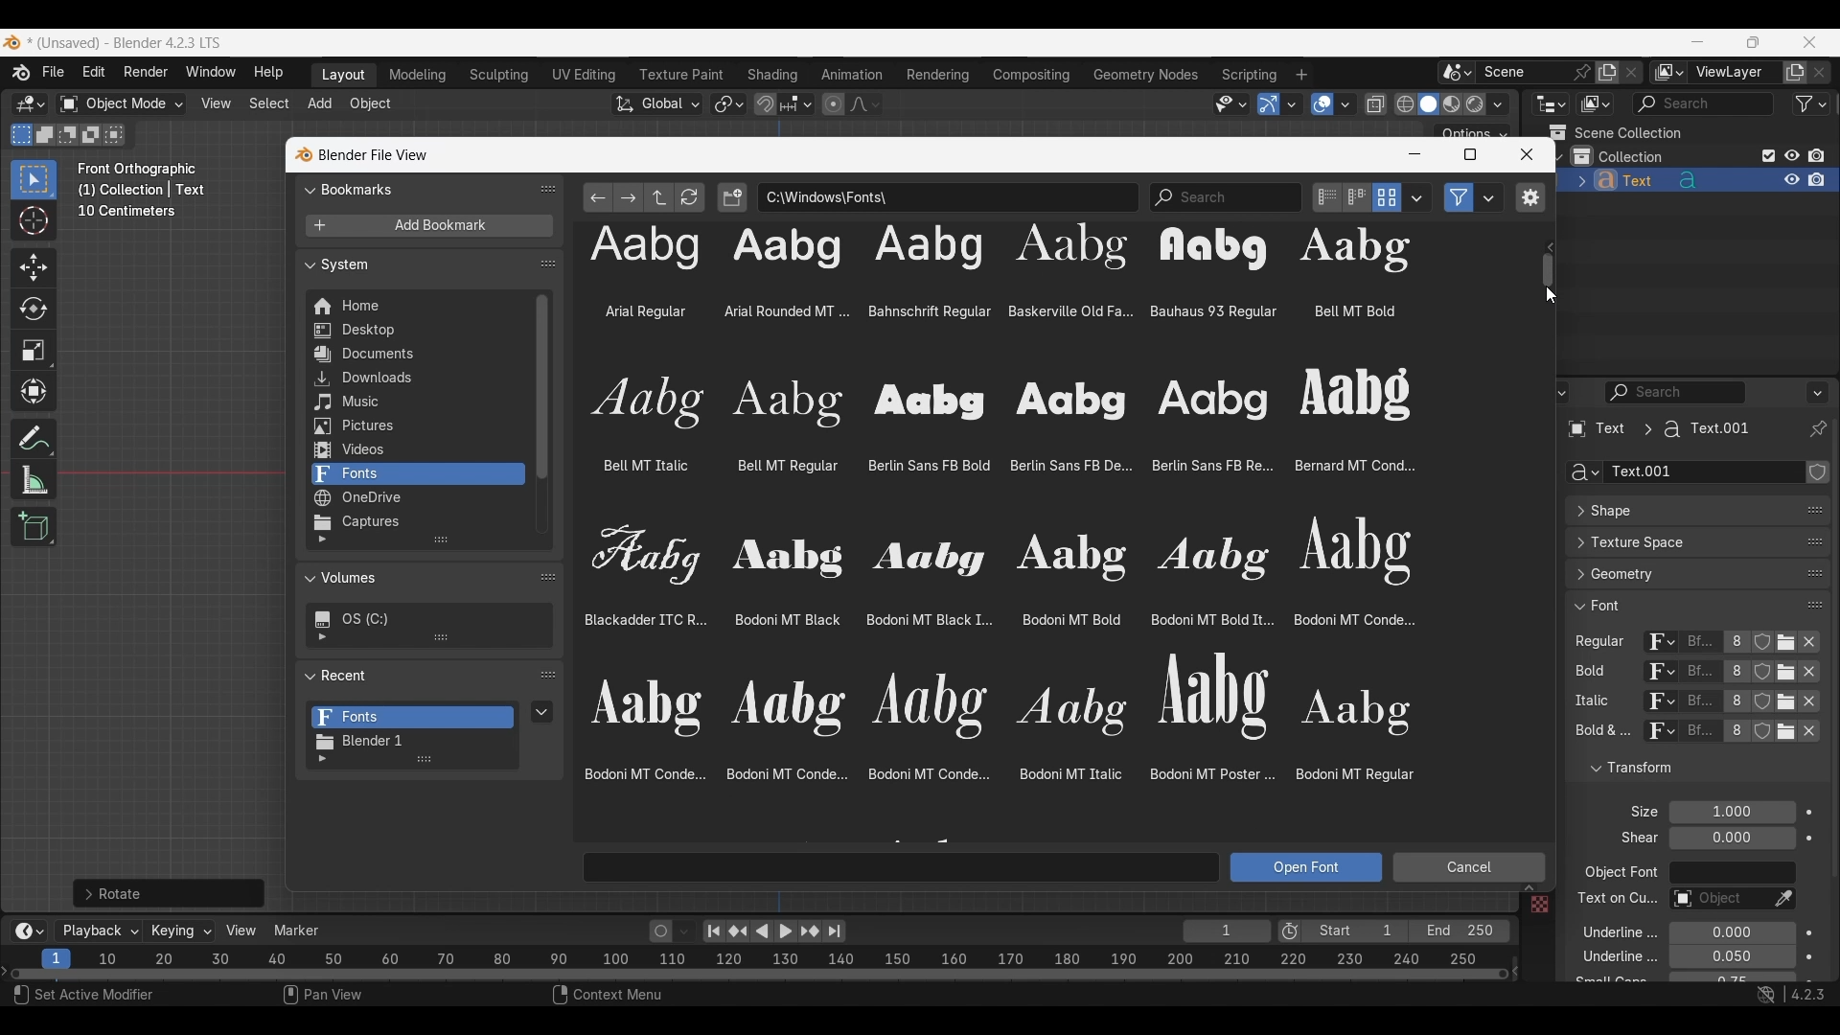 This screenshot has height=1035, width=1840. What do you see at coordinates (1815, 644) in the screenshot?
I see `Unlink respective attribute` at bounding box center [1815, 644].